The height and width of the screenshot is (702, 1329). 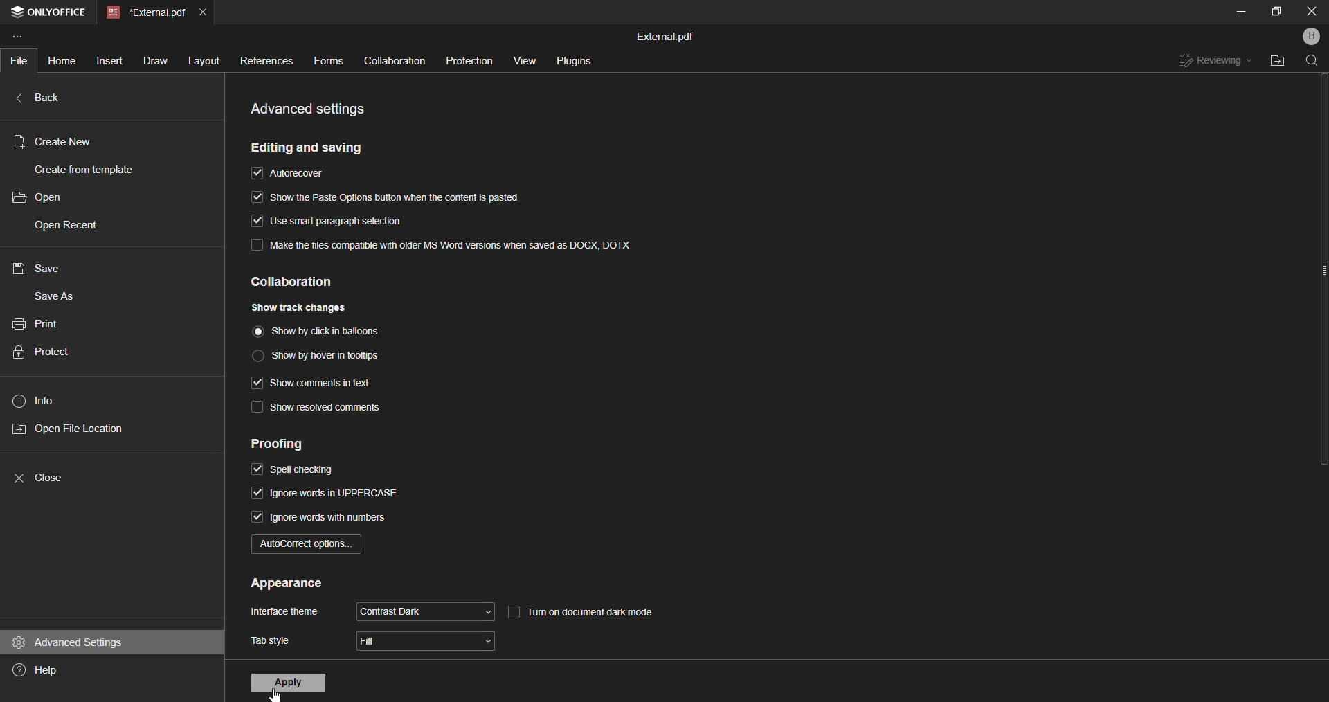 I want to click on advance settings, so click(x=70, y=642).